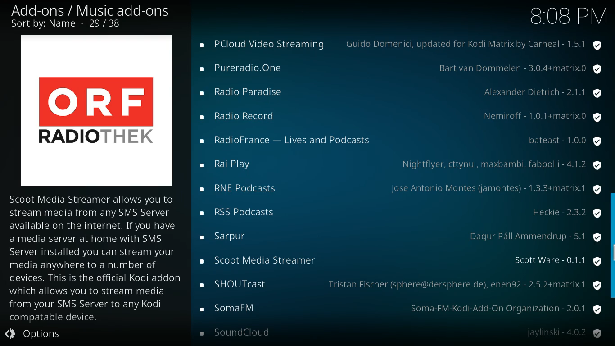 The height and width of the screenshot is (346, 615). Describe the element at coordinates (534, 237) in the screenshot. I see `provider` at that location.